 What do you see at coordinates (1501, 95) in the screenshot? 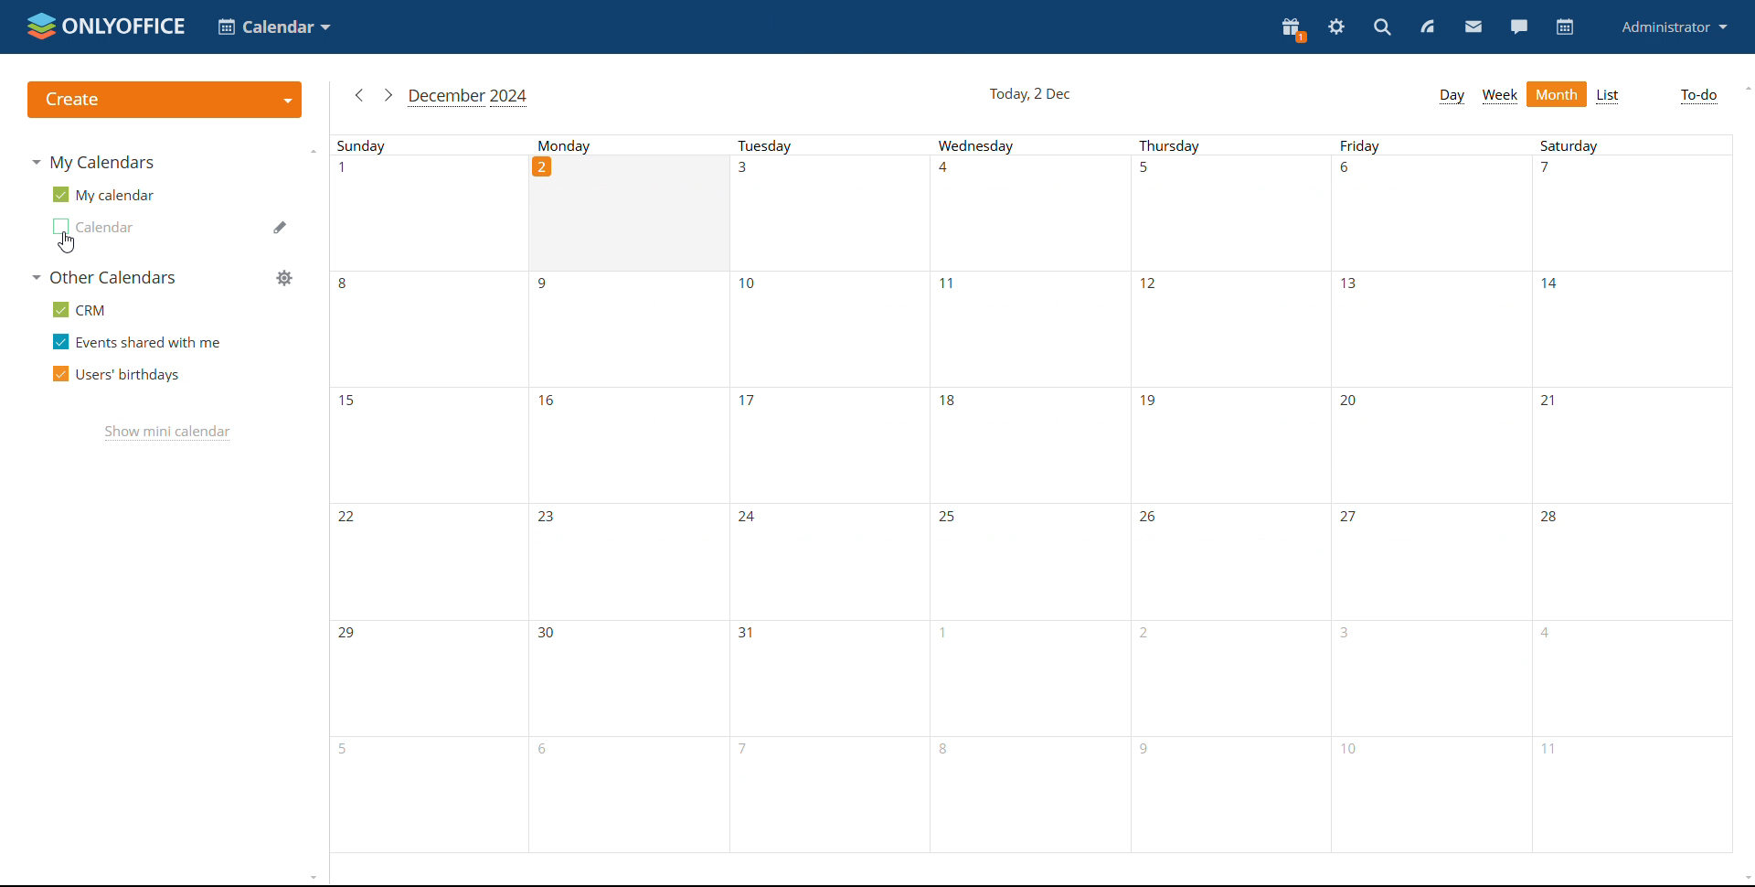
I see `week view` at bounding box center [1501, 95].